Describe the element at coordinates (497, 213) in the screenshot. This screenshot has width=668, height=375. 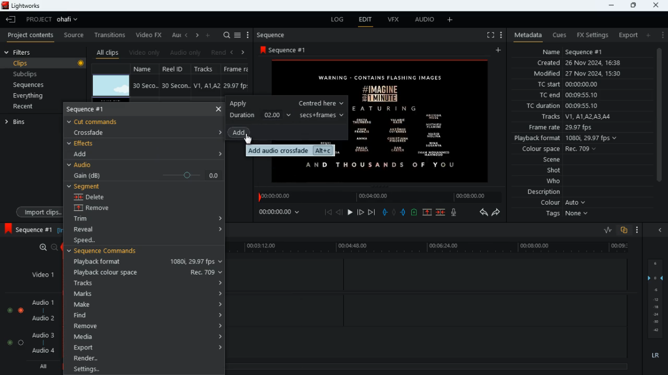
I see `forward` at that location.